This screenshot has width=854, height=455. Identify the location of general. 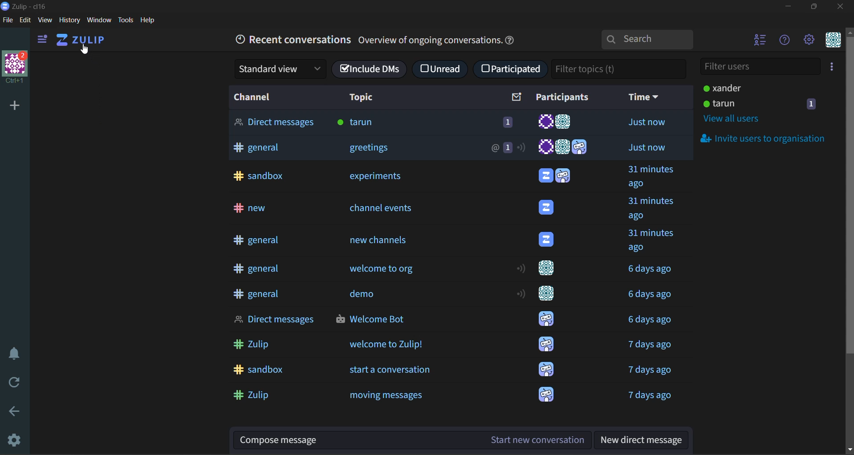
(261, 240).